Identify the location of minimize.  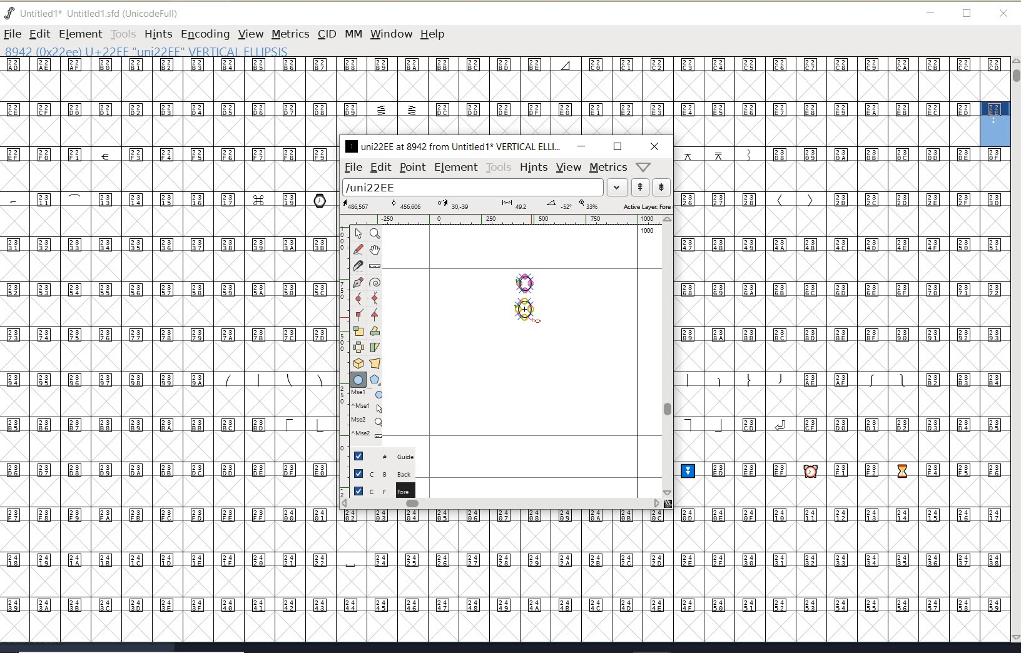
(581, 146).